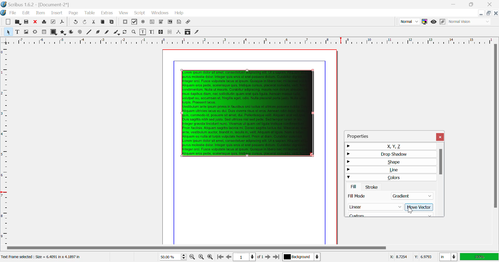  I want to click on Cursor Coordinates, so click(411, 257).